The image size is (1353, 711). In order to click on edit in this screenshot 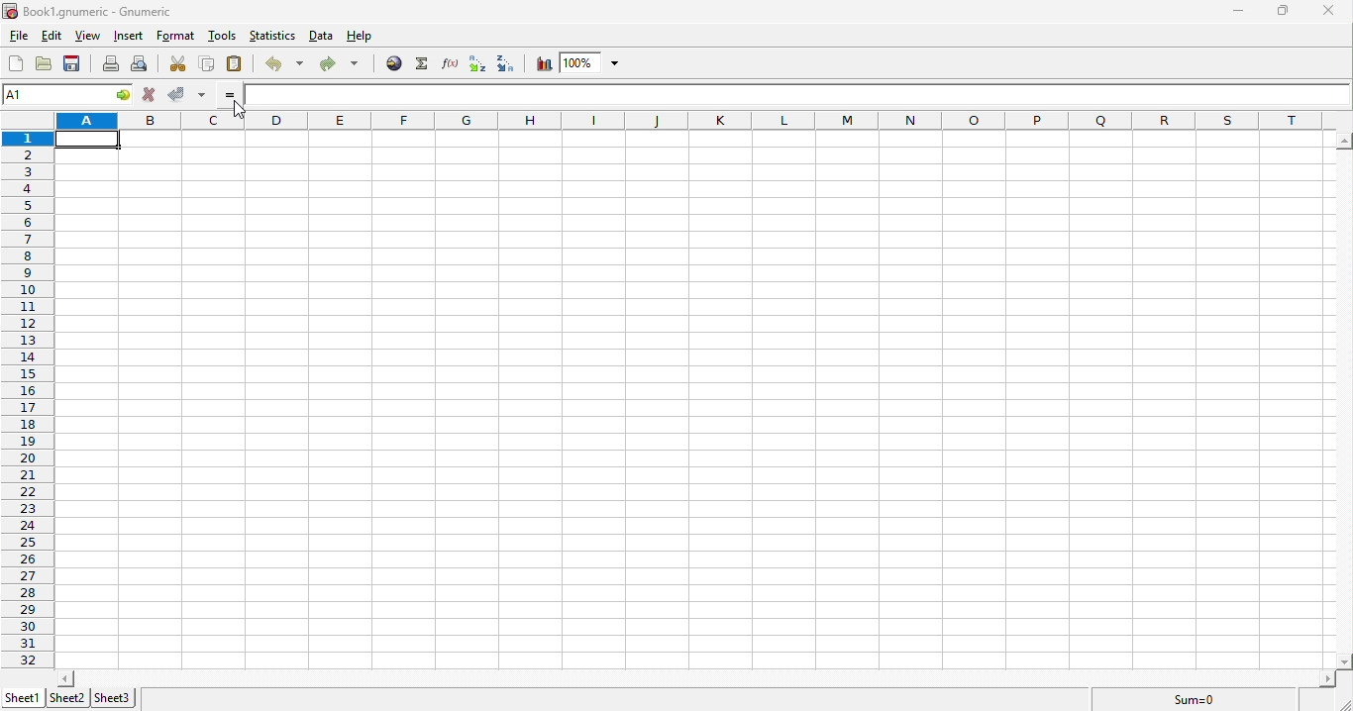, I will do `click(52, 34)`.